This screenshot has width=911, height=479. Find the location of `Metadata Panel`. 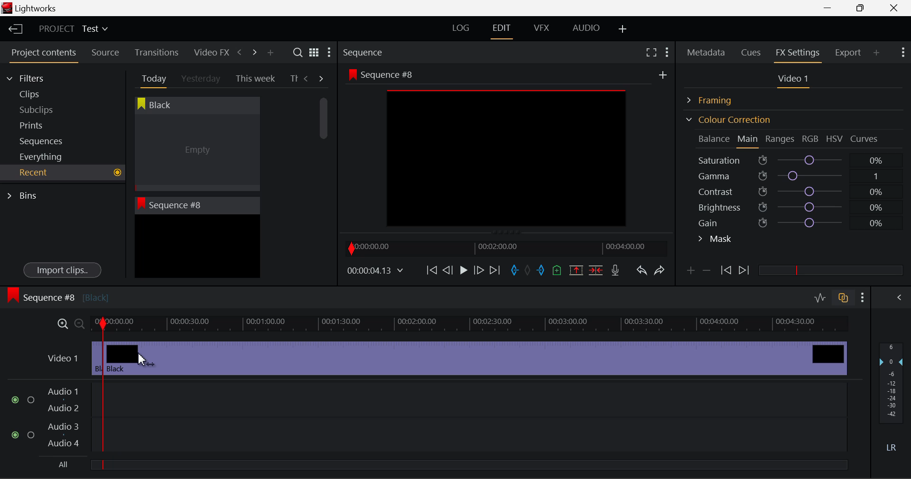

Metadata Panel is located at coordinates (707, 51).